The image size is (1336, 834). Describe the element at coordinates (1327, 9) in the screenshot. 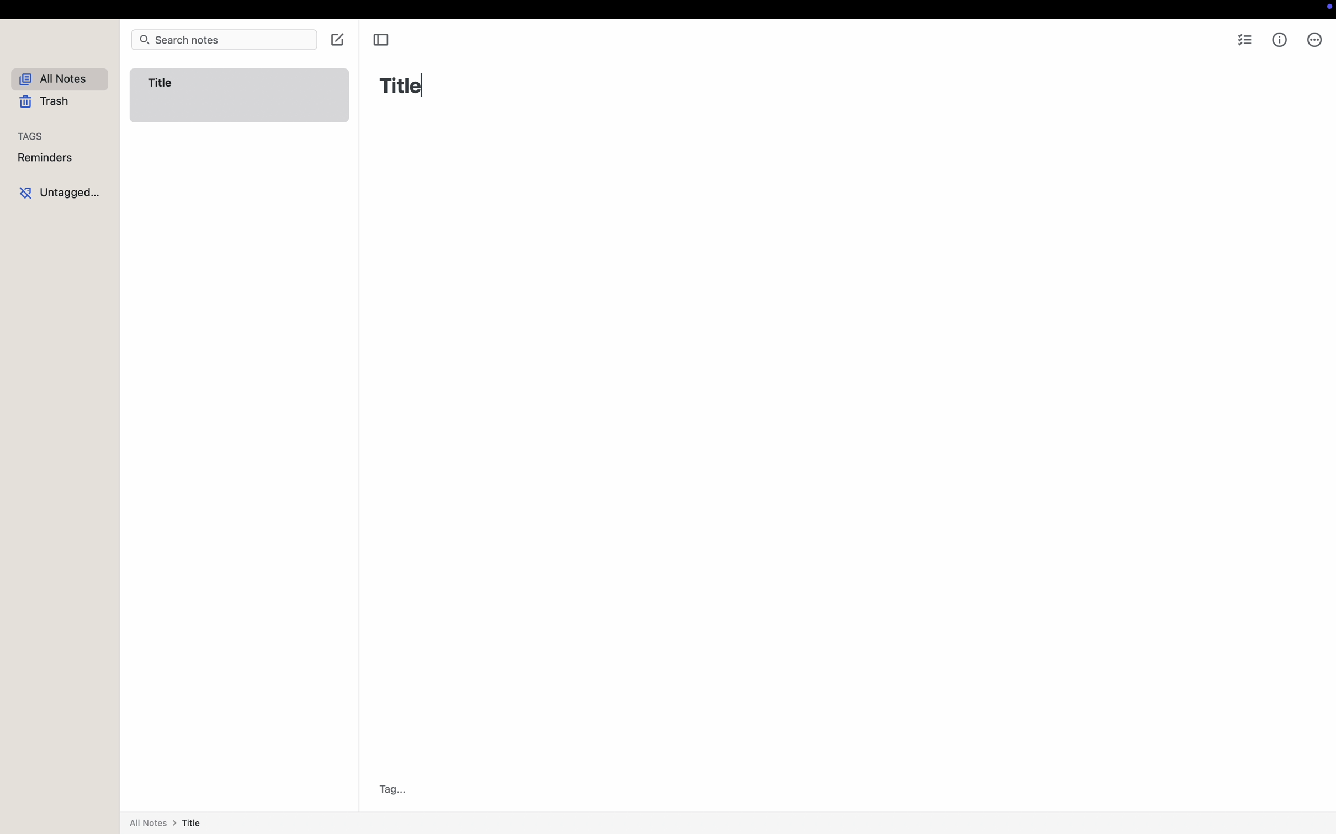

I see `screen controls` at that location.